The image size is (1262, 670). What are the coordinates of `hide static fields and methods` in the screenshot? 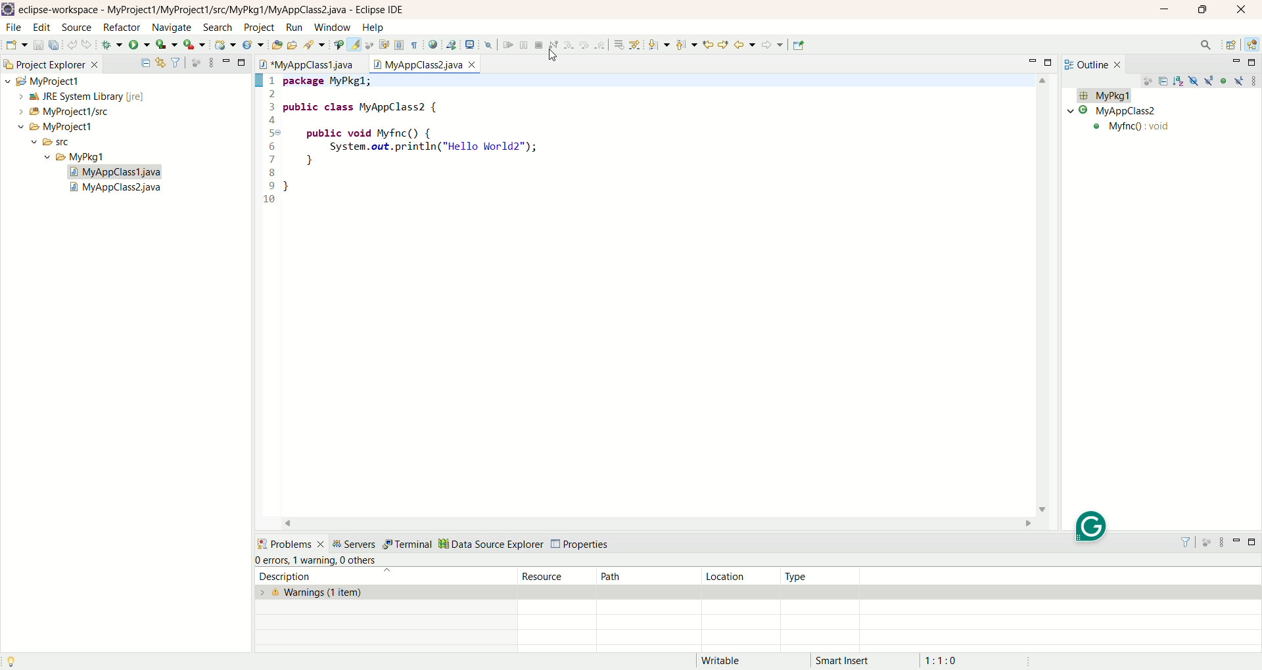 It's located at (1209, 81).